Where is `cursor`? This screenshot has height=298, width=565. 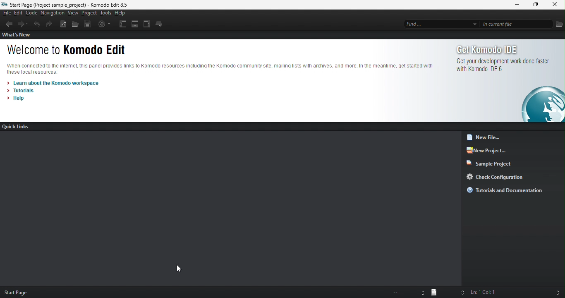 cursor is located at coordinates (180, 269).